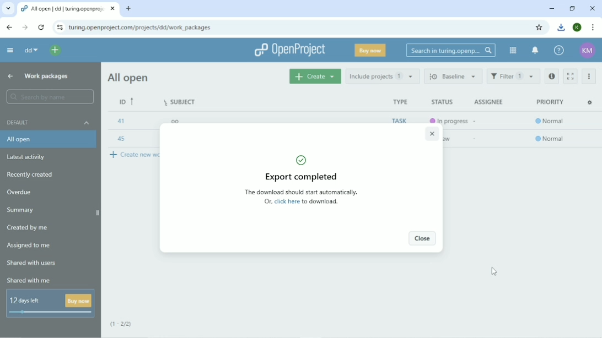 This screenshot has width=602, height=338. I want to click on Include projects 1, so click(383, 76).